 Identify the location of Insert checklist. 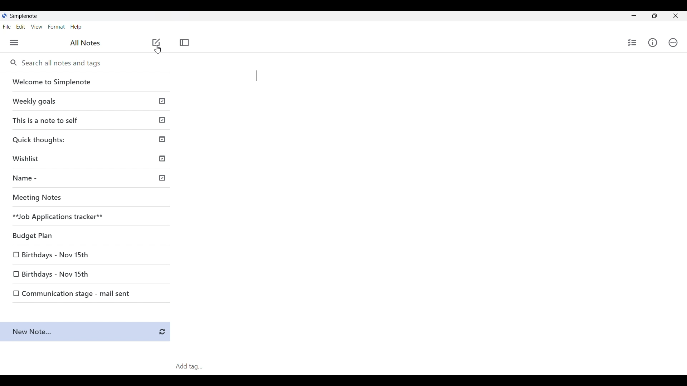
(633, 43).